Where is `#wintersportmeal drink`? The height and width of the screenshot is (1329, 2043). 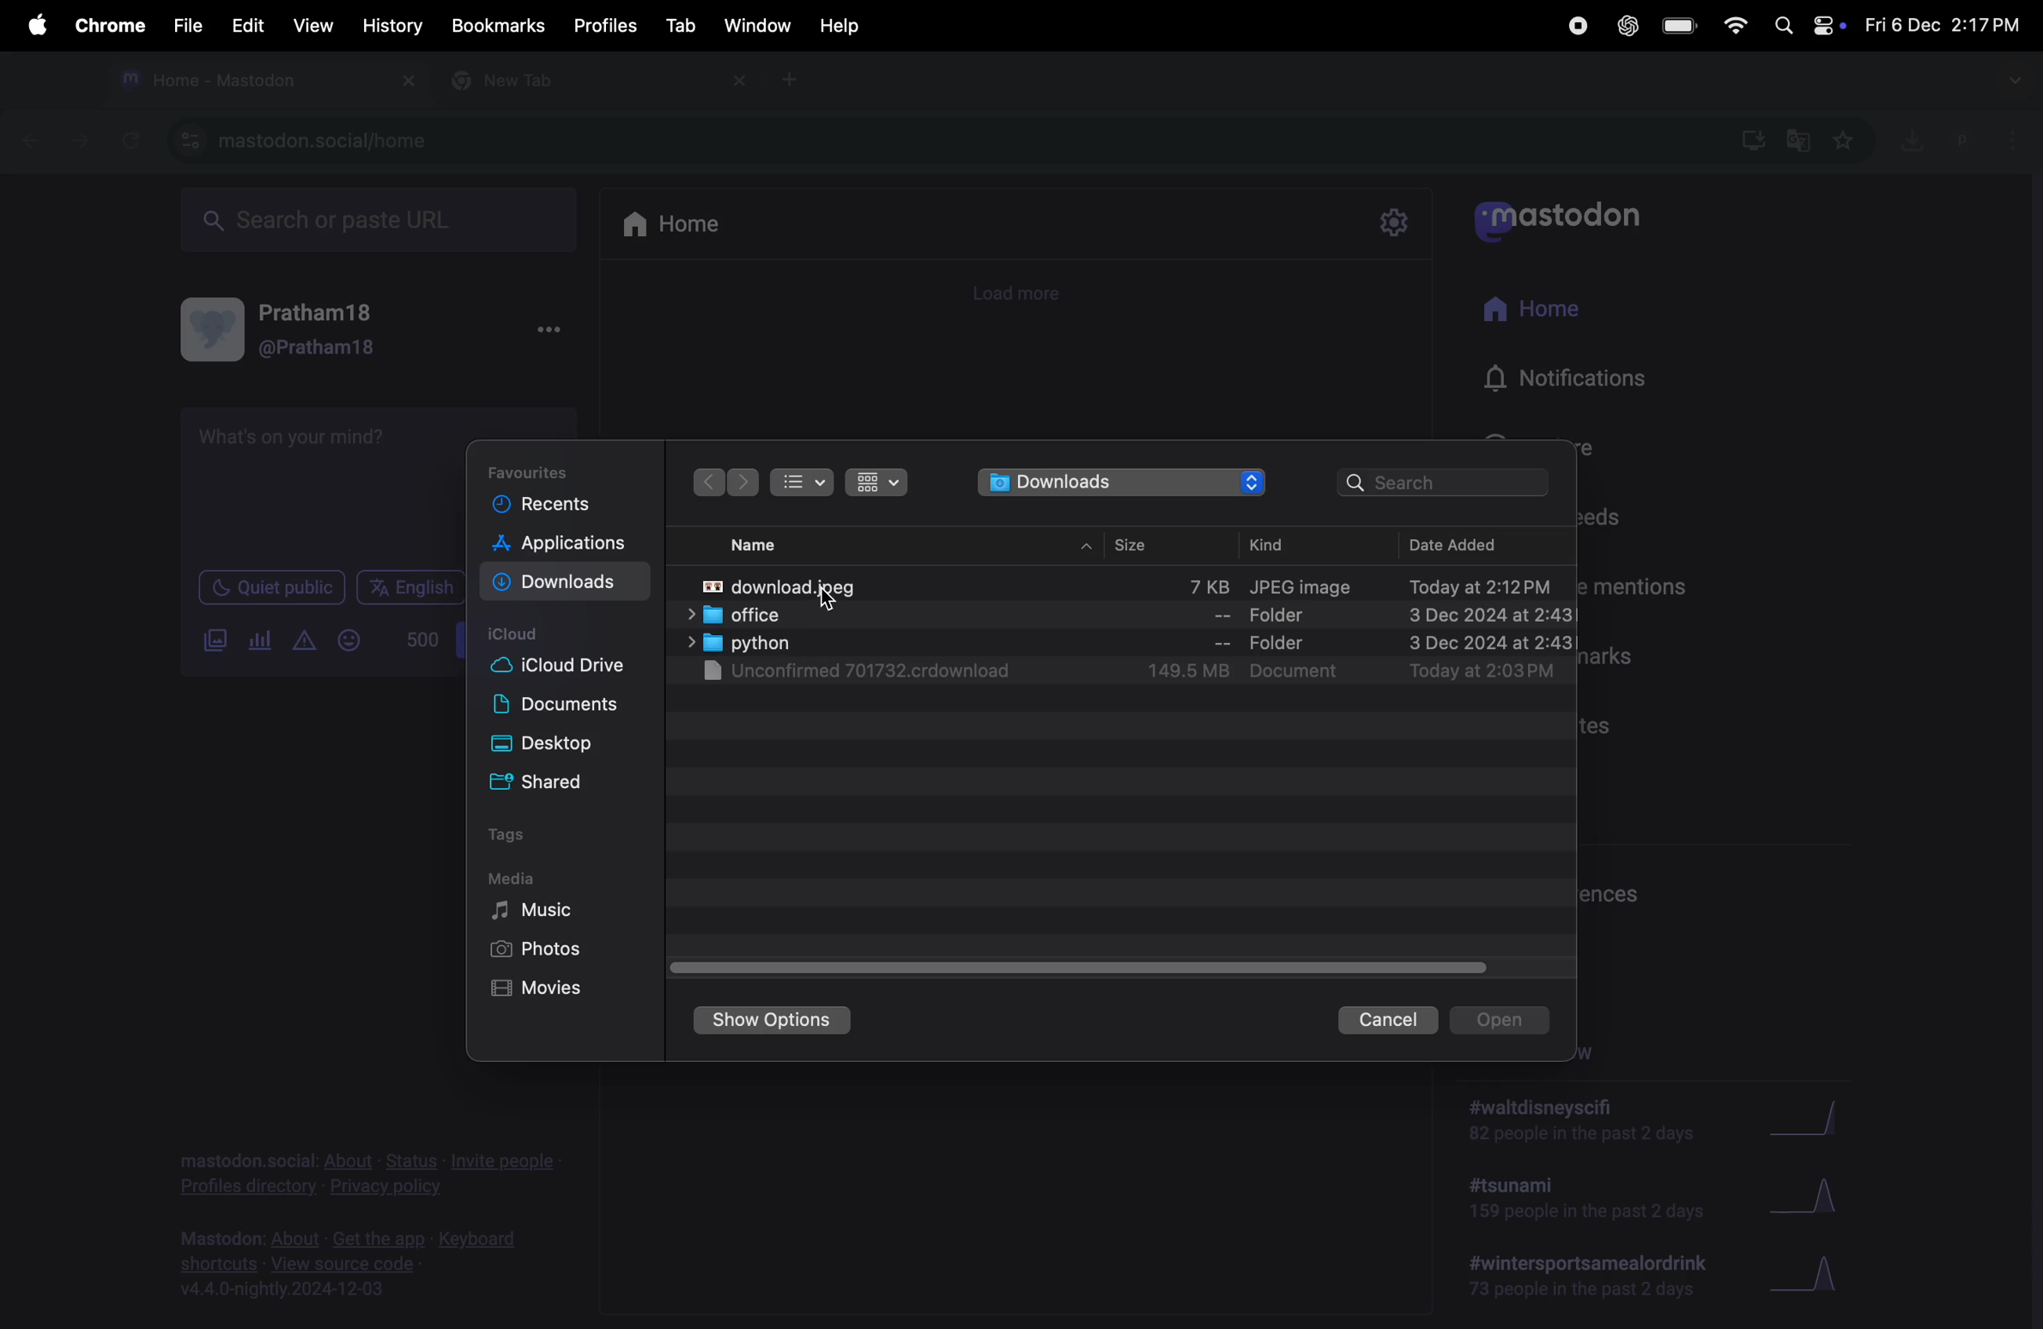 #wintersportmeal drink is located at coordinates (1594, 1277).